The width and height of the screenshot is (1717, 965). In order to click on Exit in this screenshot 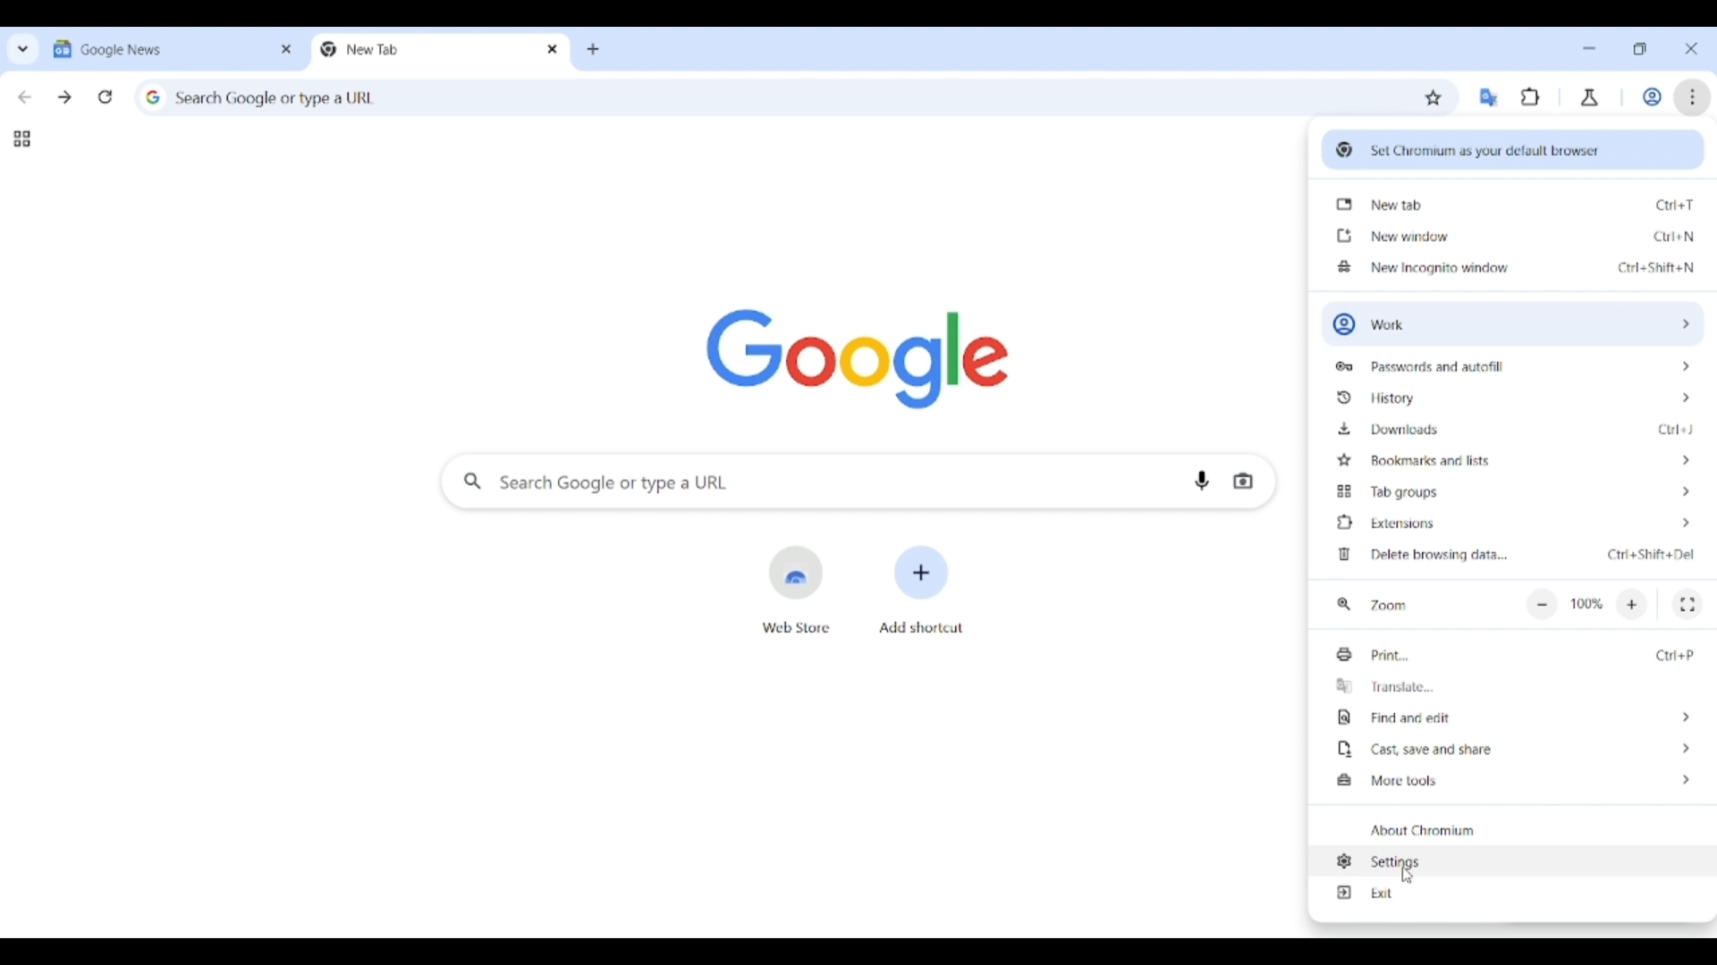, I will do `click(1513, 892)`.